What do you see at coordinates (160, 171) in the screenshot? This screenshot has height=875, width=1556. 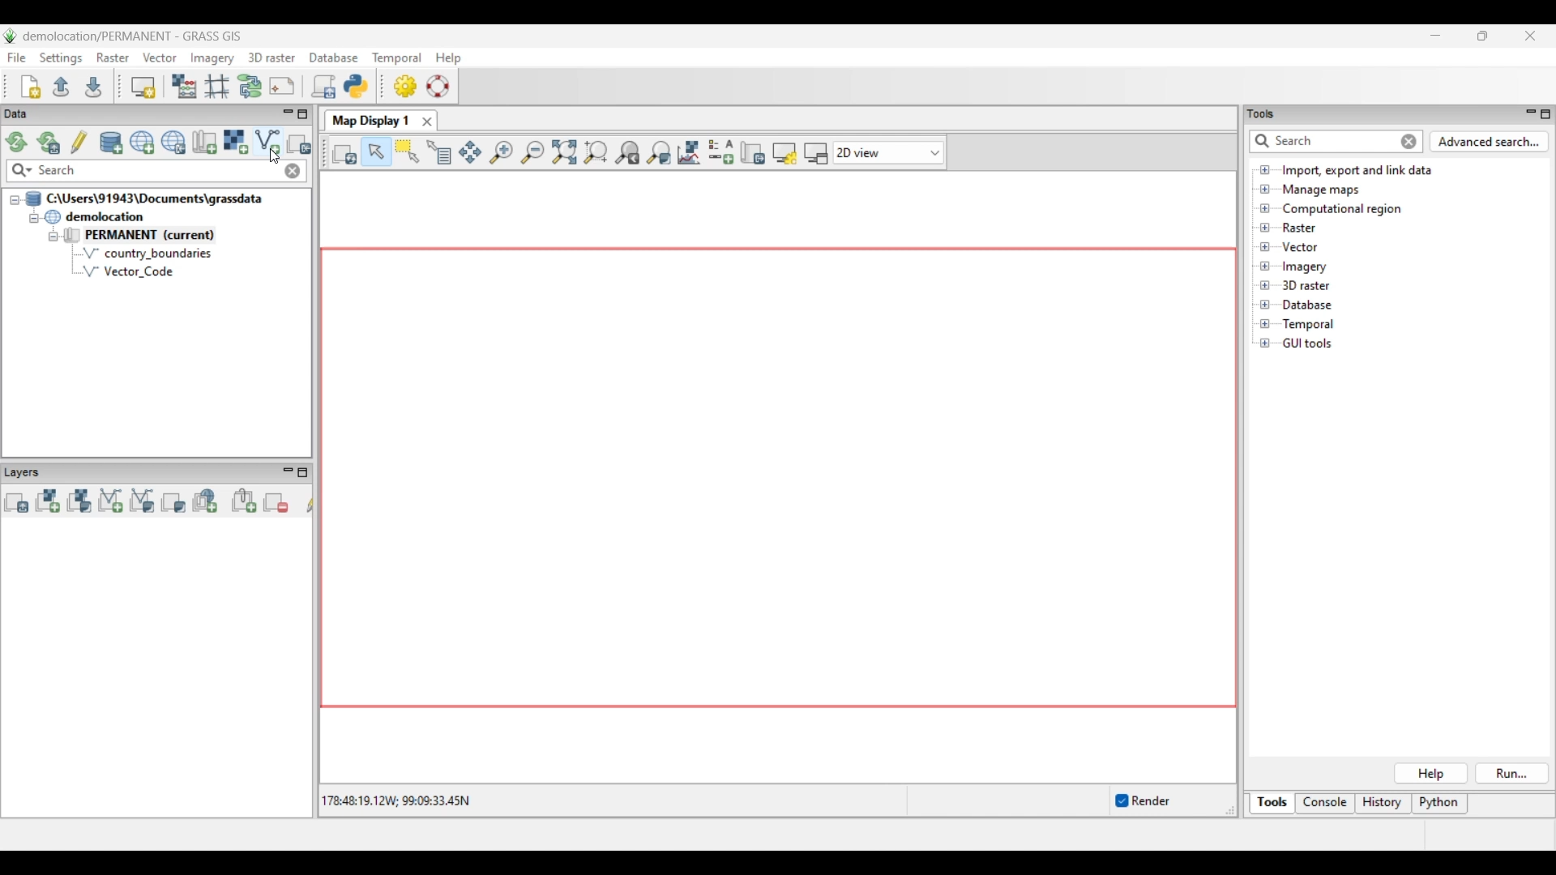 I see `Type in map for quick search` at bounding box center [160, 171].